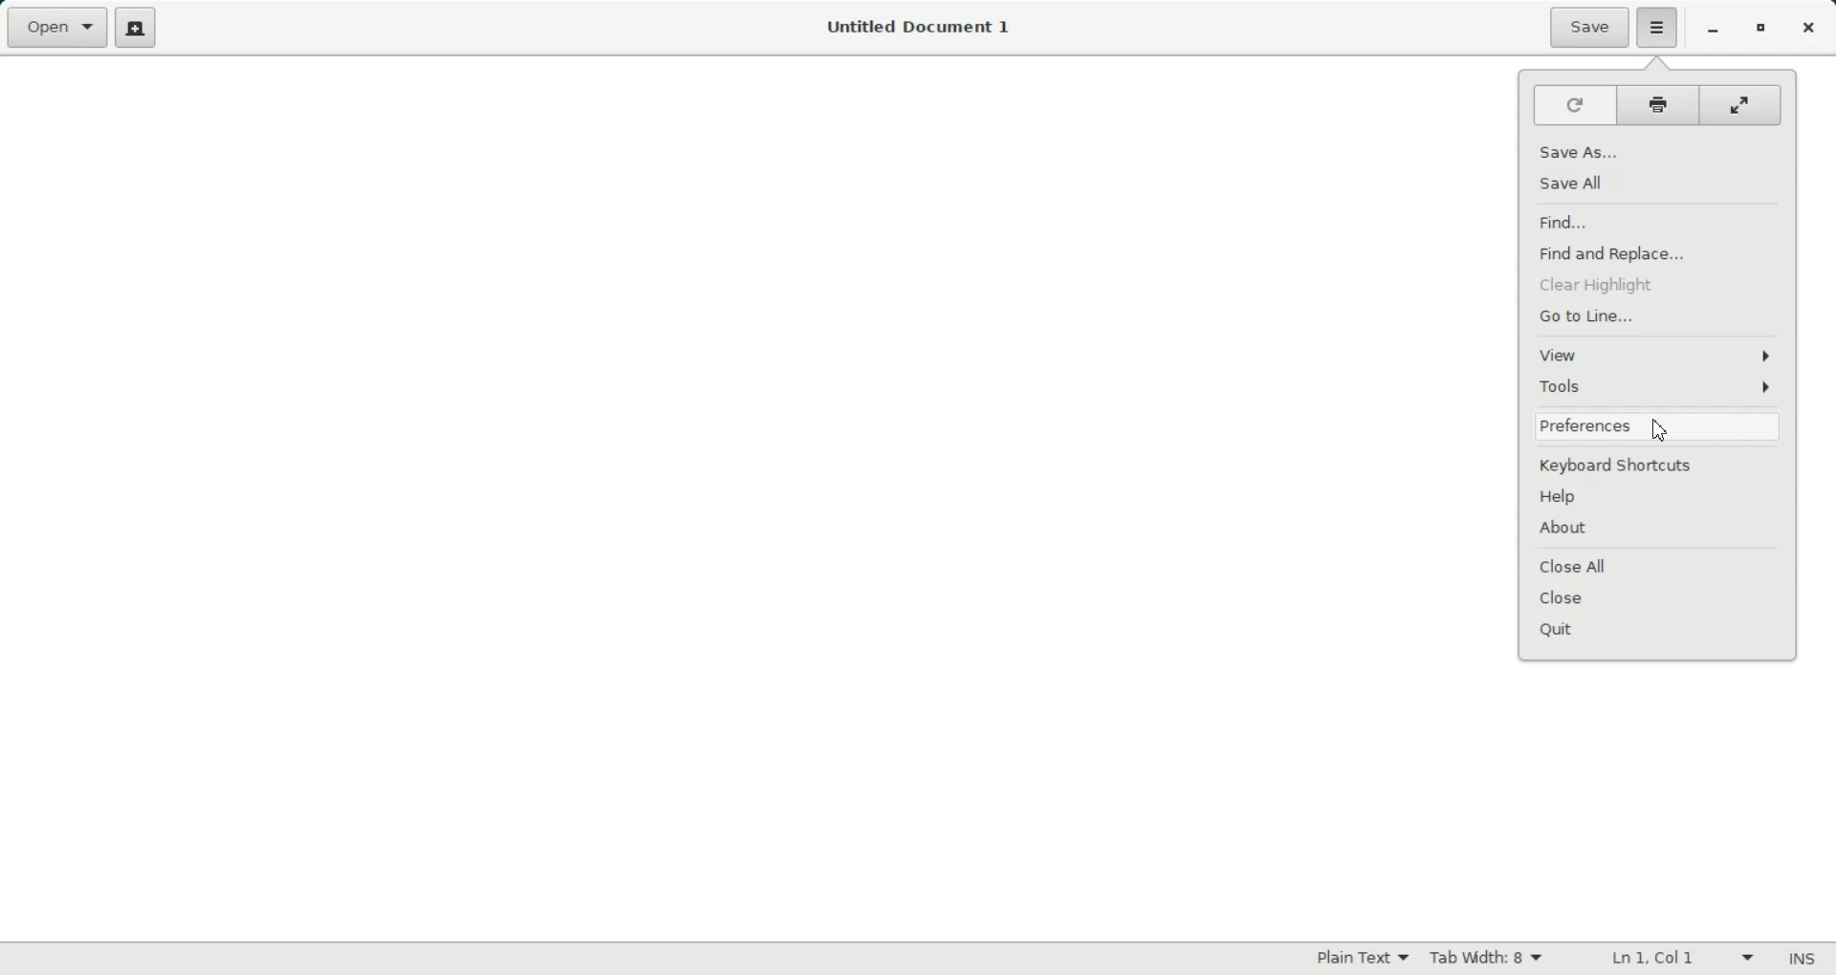  I want to click on Plain Text, so click(1363, 958).